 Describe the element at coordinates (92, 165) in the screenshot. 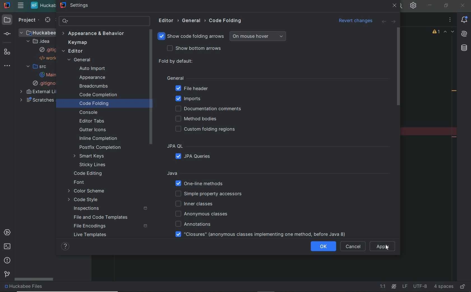

I see `sticky lines` at that location.